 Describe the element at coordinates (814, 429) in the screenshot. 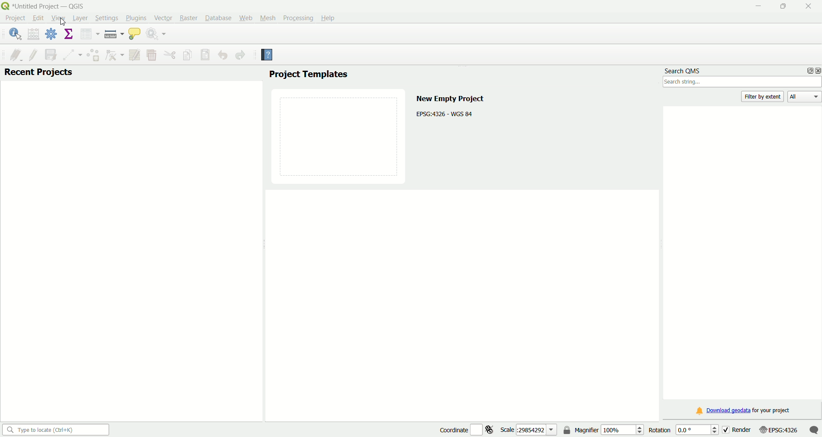

I see `message` at that location.